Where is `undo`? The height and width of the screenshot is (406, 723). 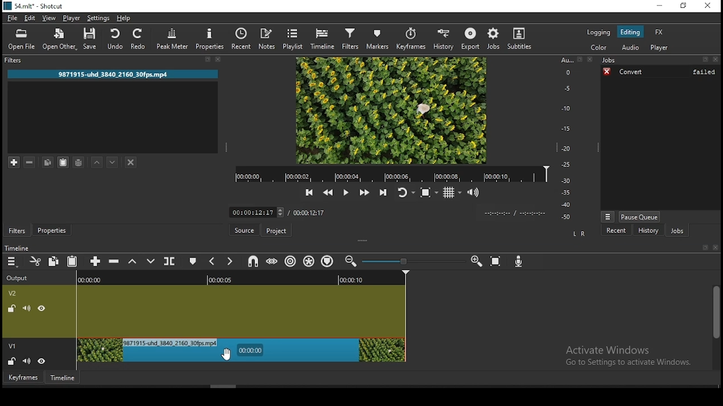 undo is located at coordinates (116, 39).